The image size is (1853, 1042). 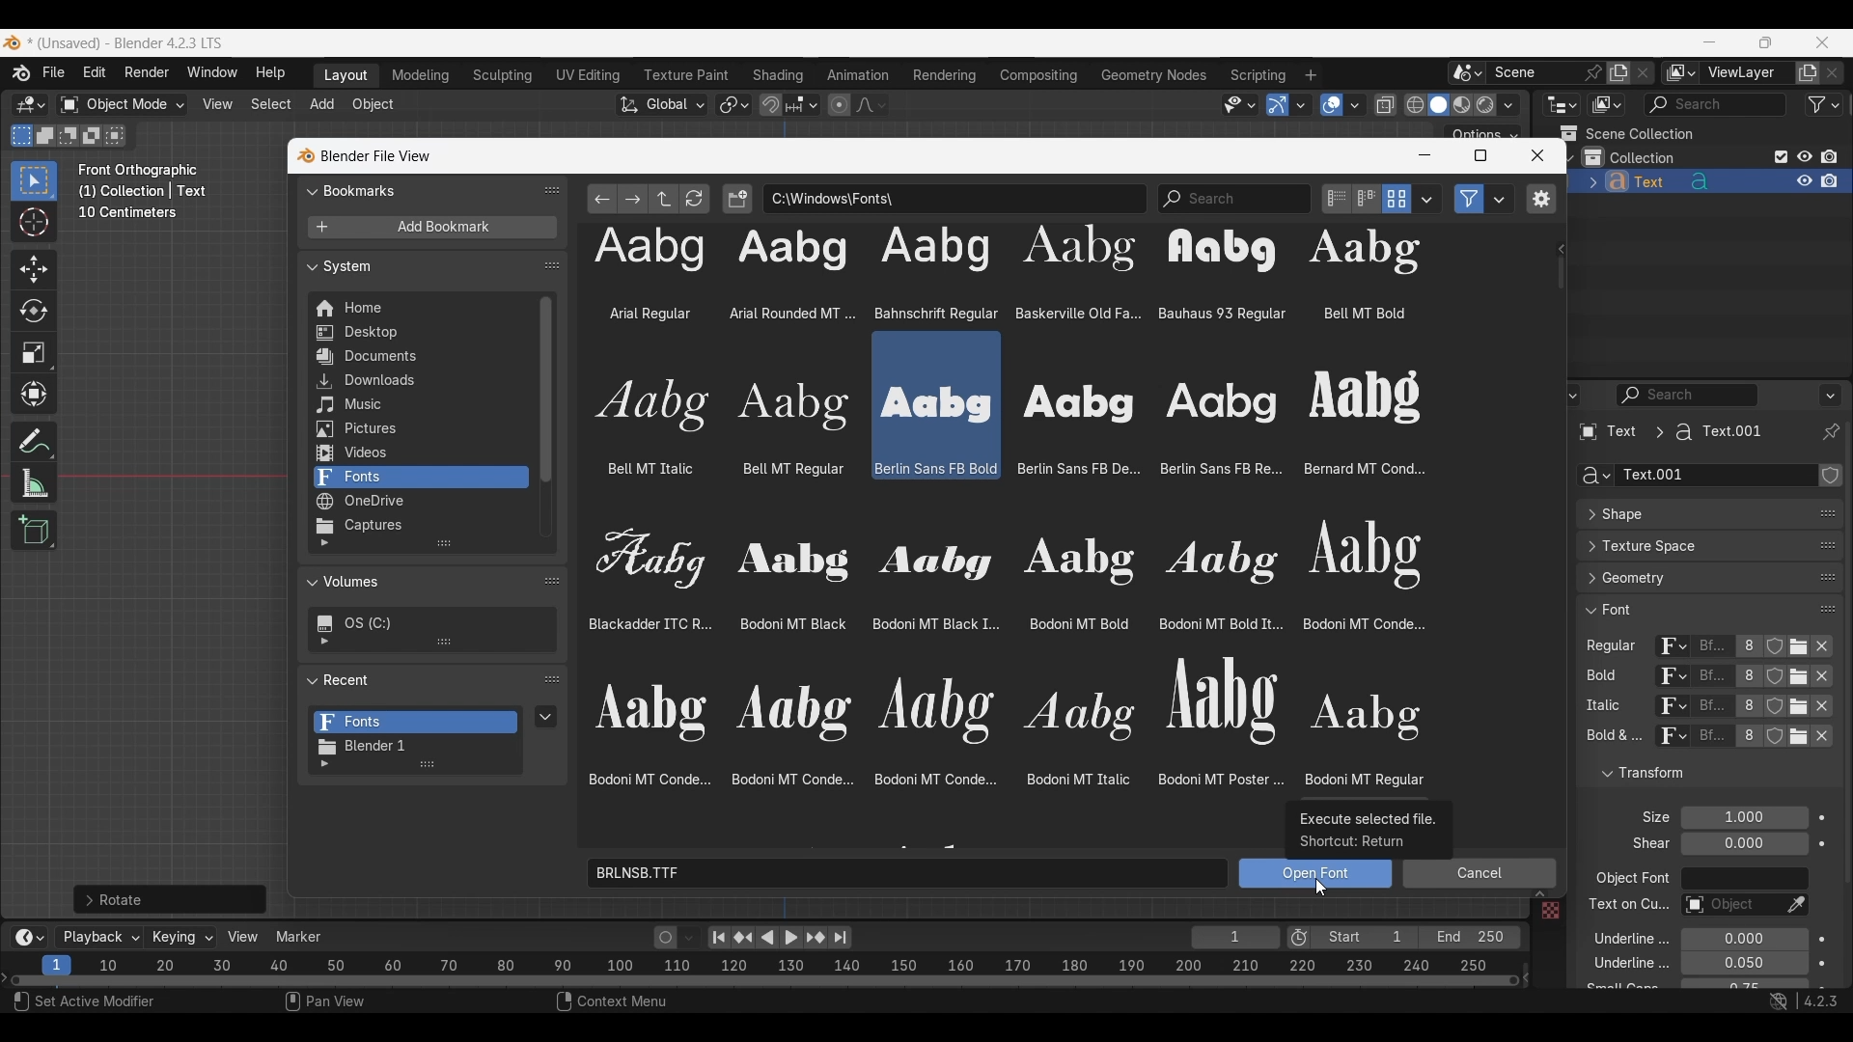 I want to click on Animation workspace, so click(x=858, y=76).